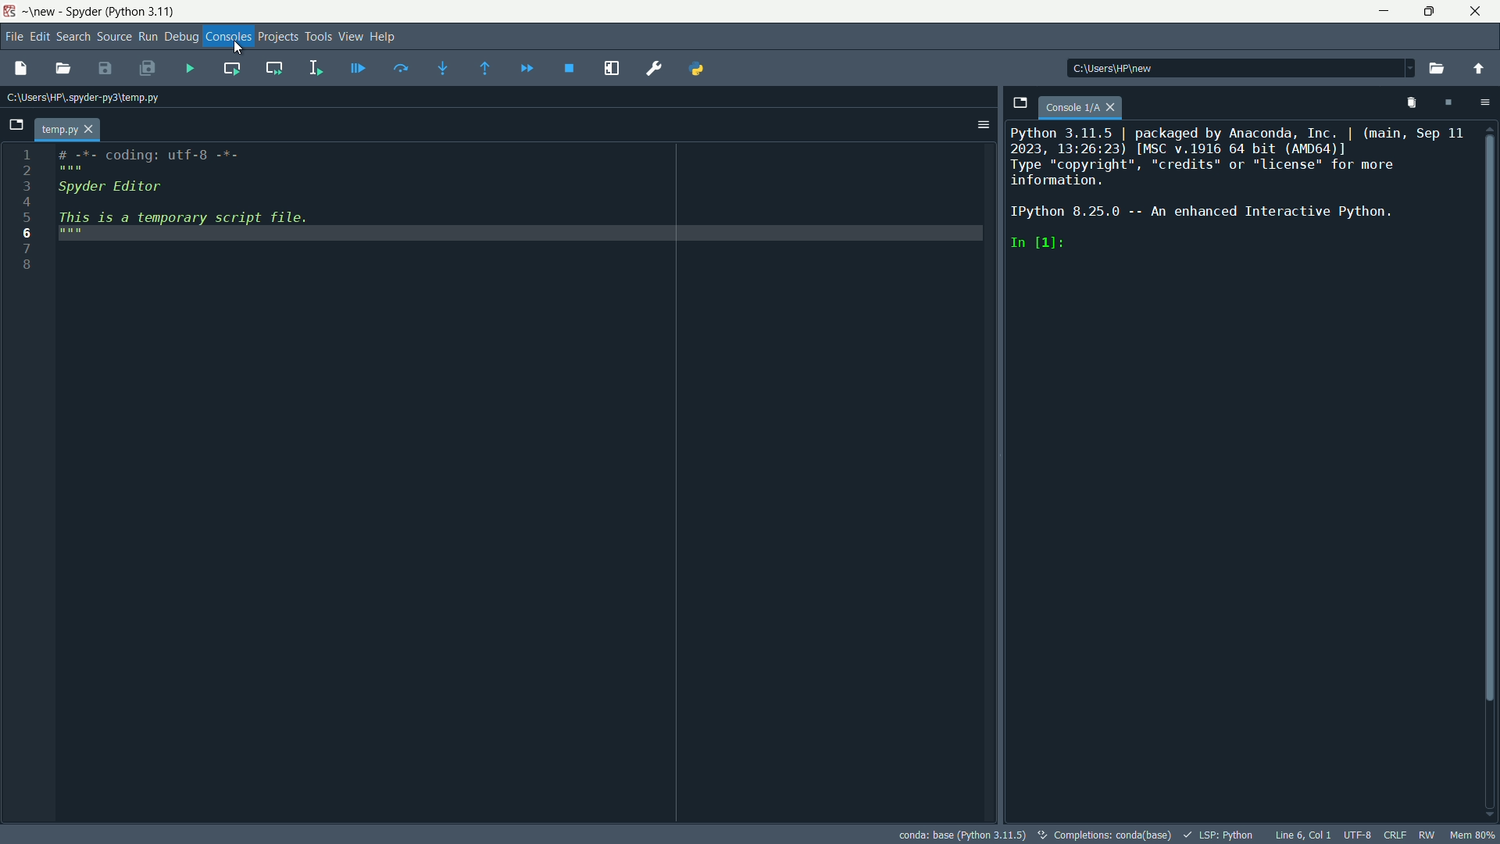  What do you see at coordinates (1387, 13) in the screenshot?
I see `minimize` at bounding box center [1387, 13].